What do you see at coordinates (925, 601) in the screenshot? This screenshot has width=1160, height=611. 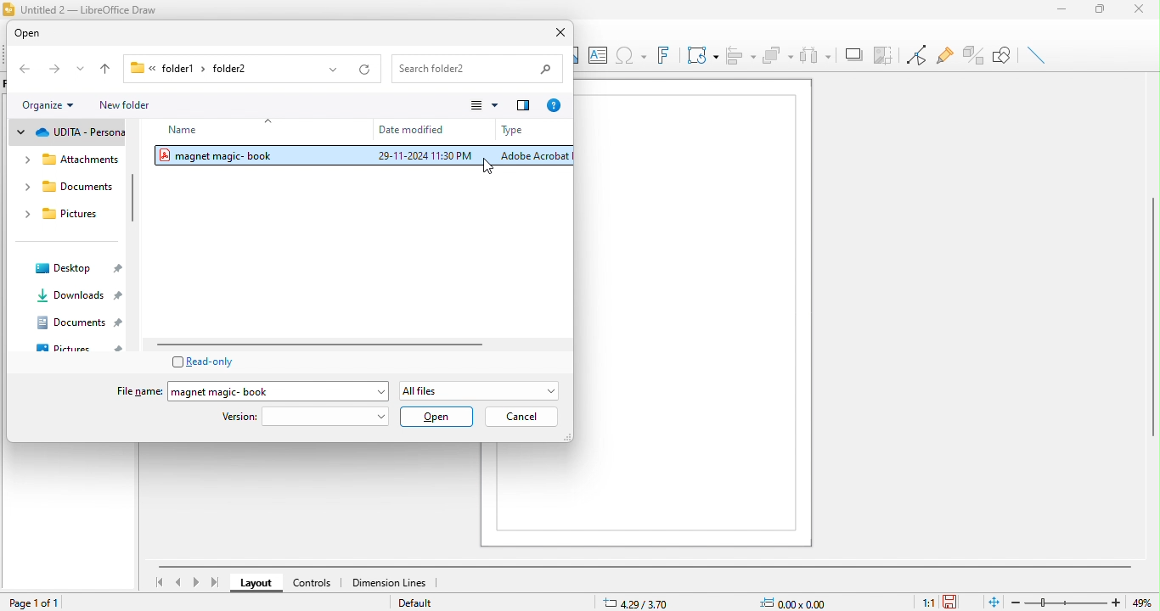 I see `1:1` at bounding box center [925, 601].